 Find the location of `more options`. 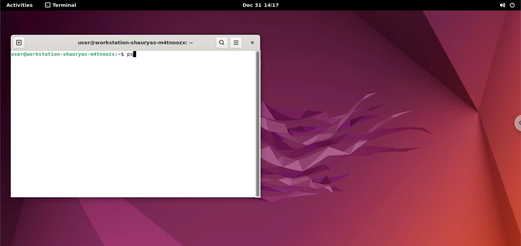

more options is located at coordinates (236, 43).